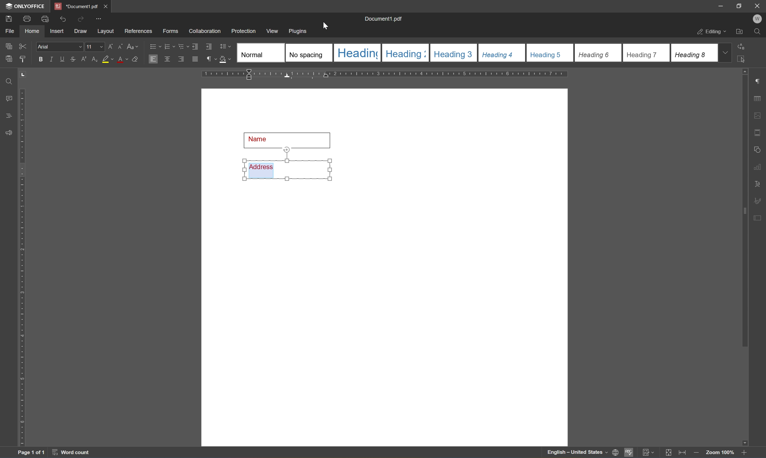  Describe the element at coordinates (62, 18) in the screenshot. I see `undo` at that location.